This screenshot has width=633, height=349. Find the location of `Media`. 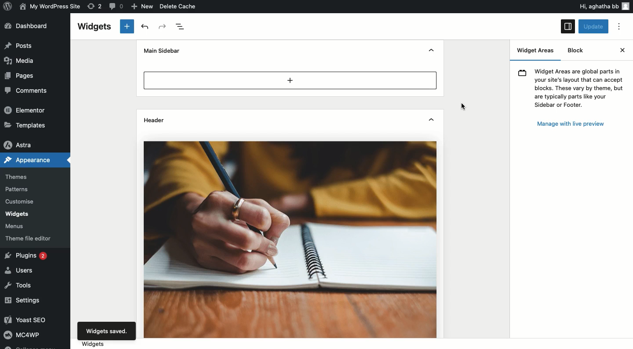

Media is located at coordinates (20, 60).